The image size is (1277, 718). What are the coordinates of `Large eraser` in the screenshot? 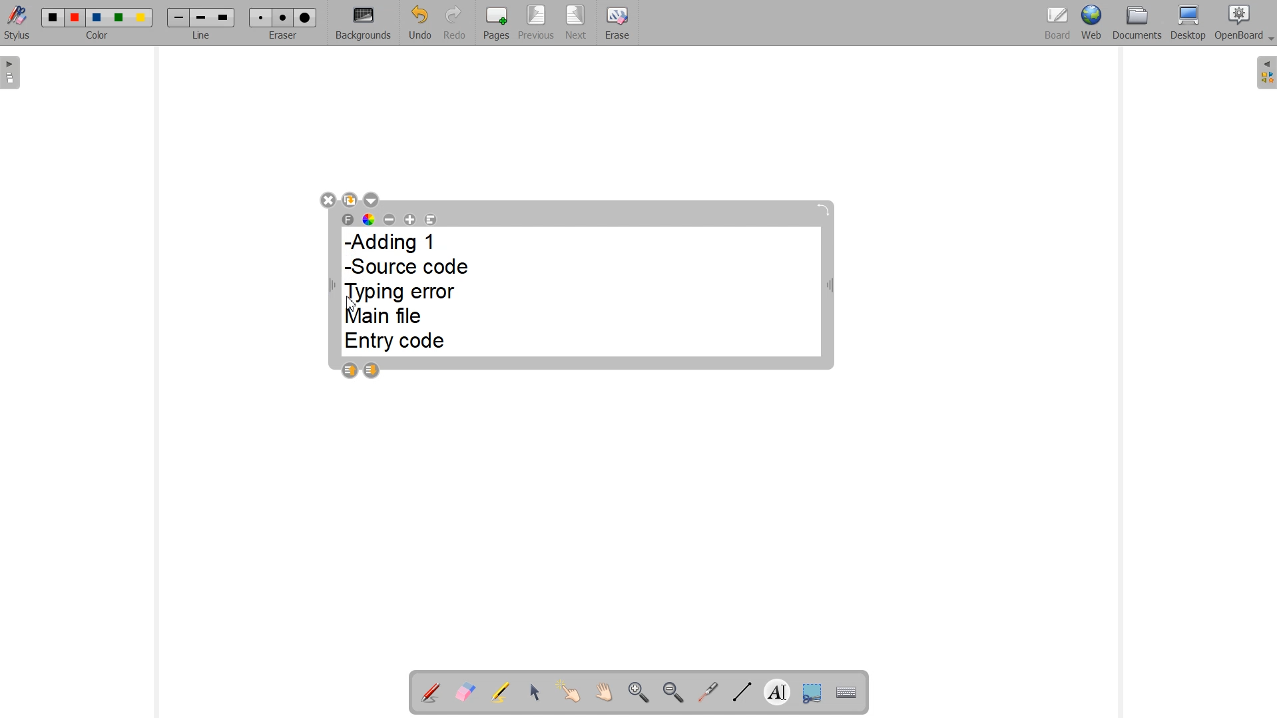 It's located at (306, 18).